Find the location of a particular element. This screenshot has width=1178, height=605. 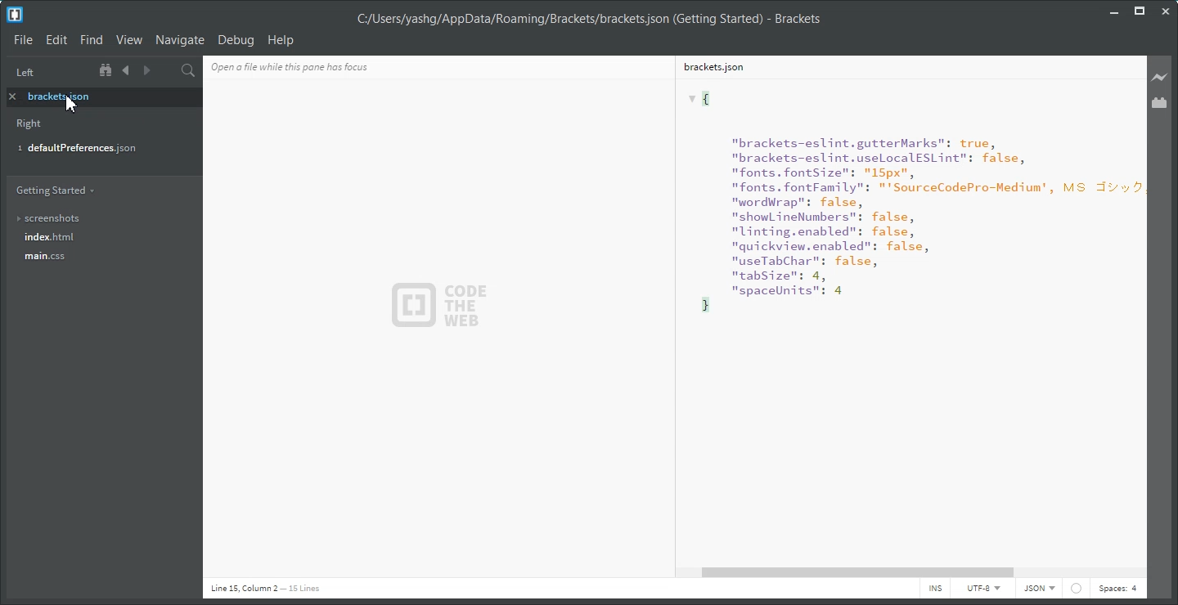

Find in File is located at coordinates (188, 70).